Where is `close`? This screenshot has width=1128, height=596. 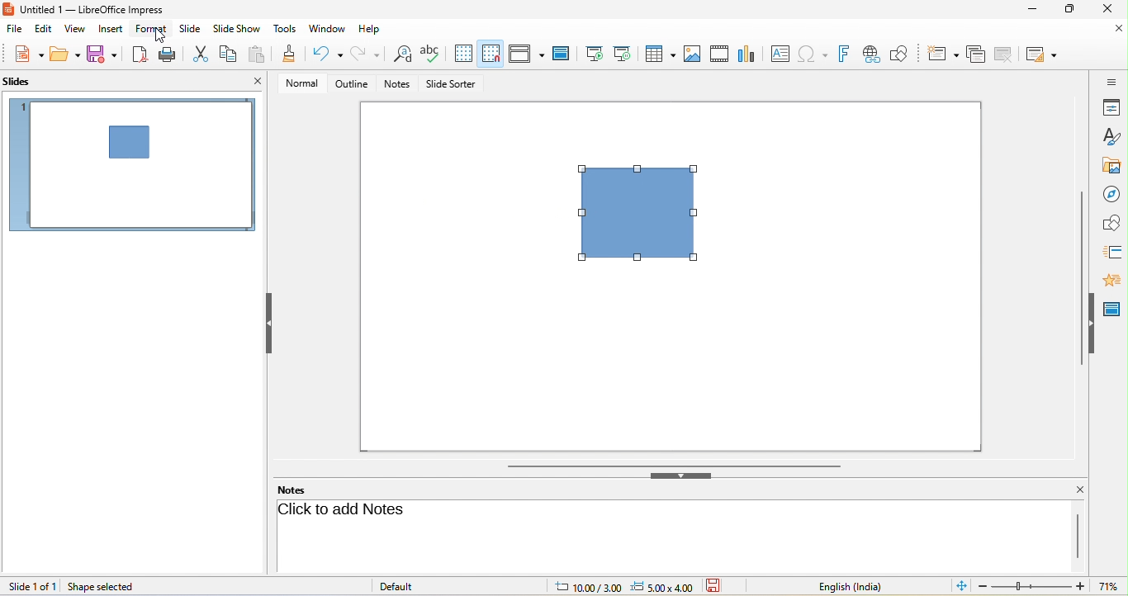
close is located at coordinates (1073, 490).